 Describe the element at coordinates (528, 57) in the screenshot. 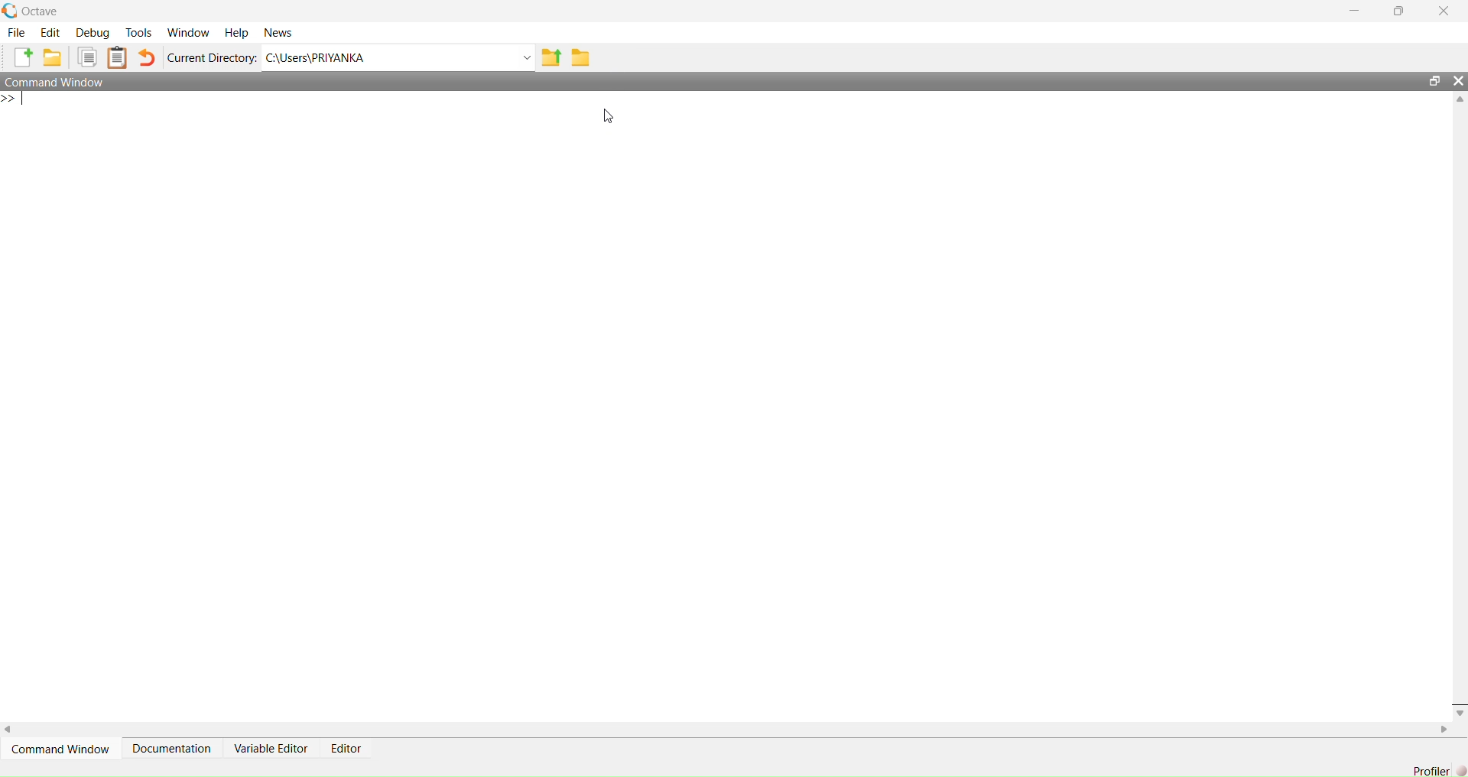

I see `Dropdown` at that location.